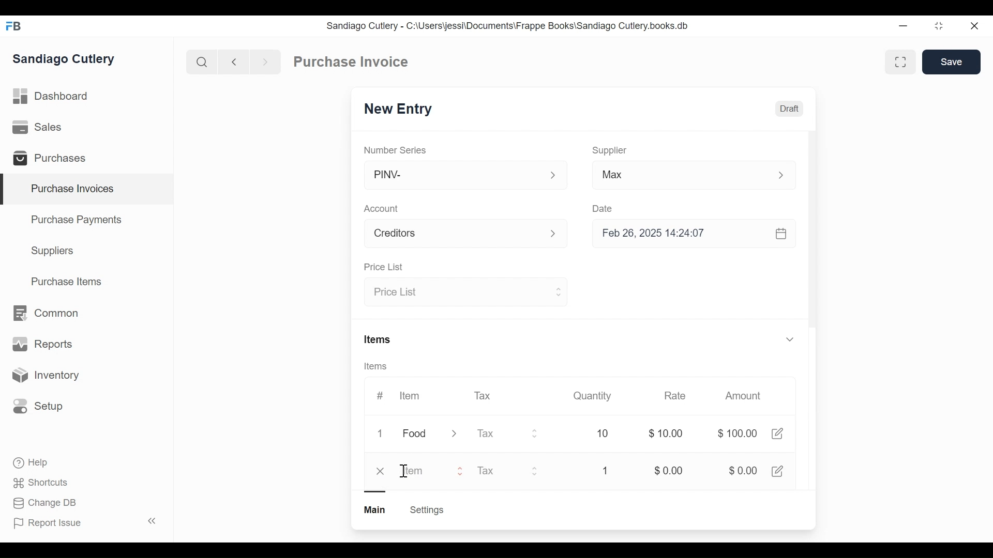 This screenshot has height=558, width=993. What do you see at coordinates (484, 395) in the screenshot?
I see `Tax` at bounding box center [484, 395].